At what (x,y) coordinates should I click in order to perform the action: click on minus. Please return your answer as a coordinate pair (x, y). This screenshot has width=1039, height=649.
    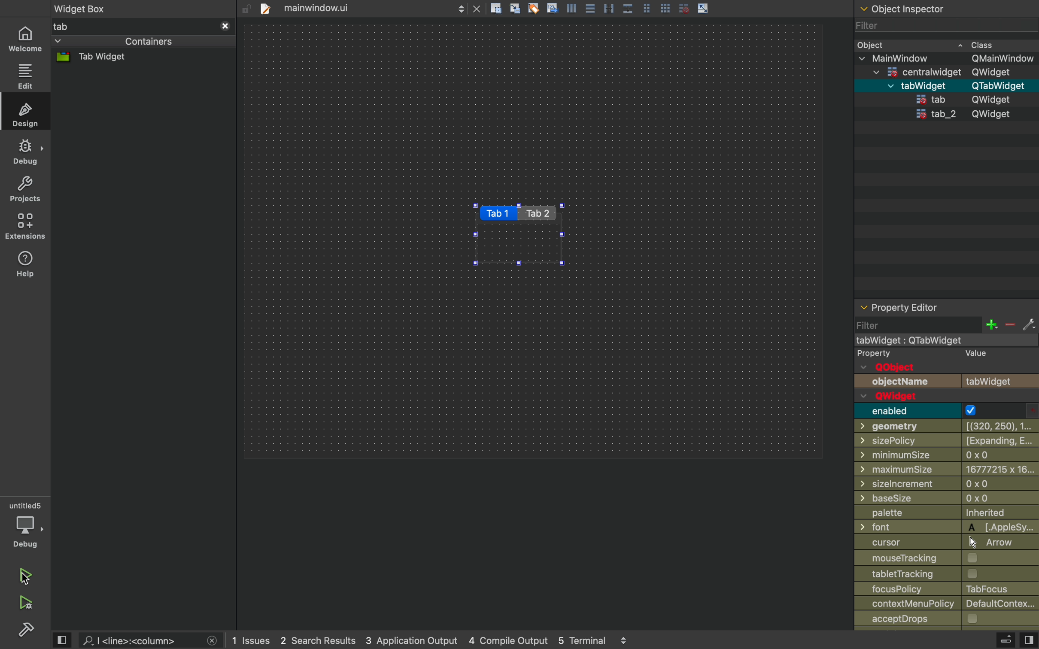
    Looking at the image, I should click on (1009, 325).